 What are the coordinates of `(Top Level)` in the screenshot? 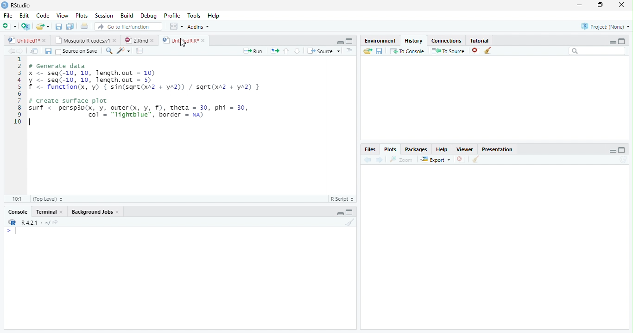 It's located at (49, 199).